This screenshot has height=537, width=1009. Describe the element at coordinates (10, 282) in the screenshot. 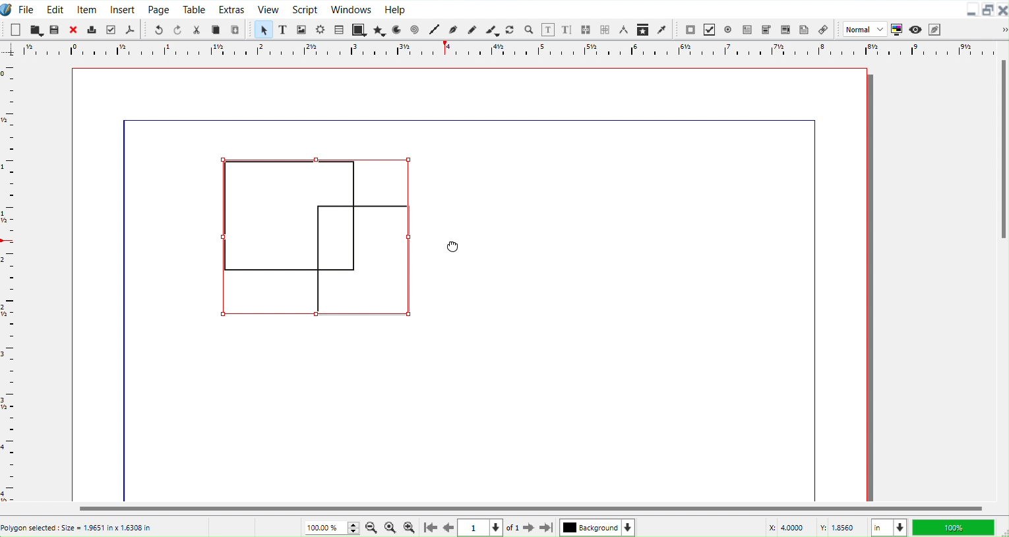

I see `Horizontal Scale bar` at that location.